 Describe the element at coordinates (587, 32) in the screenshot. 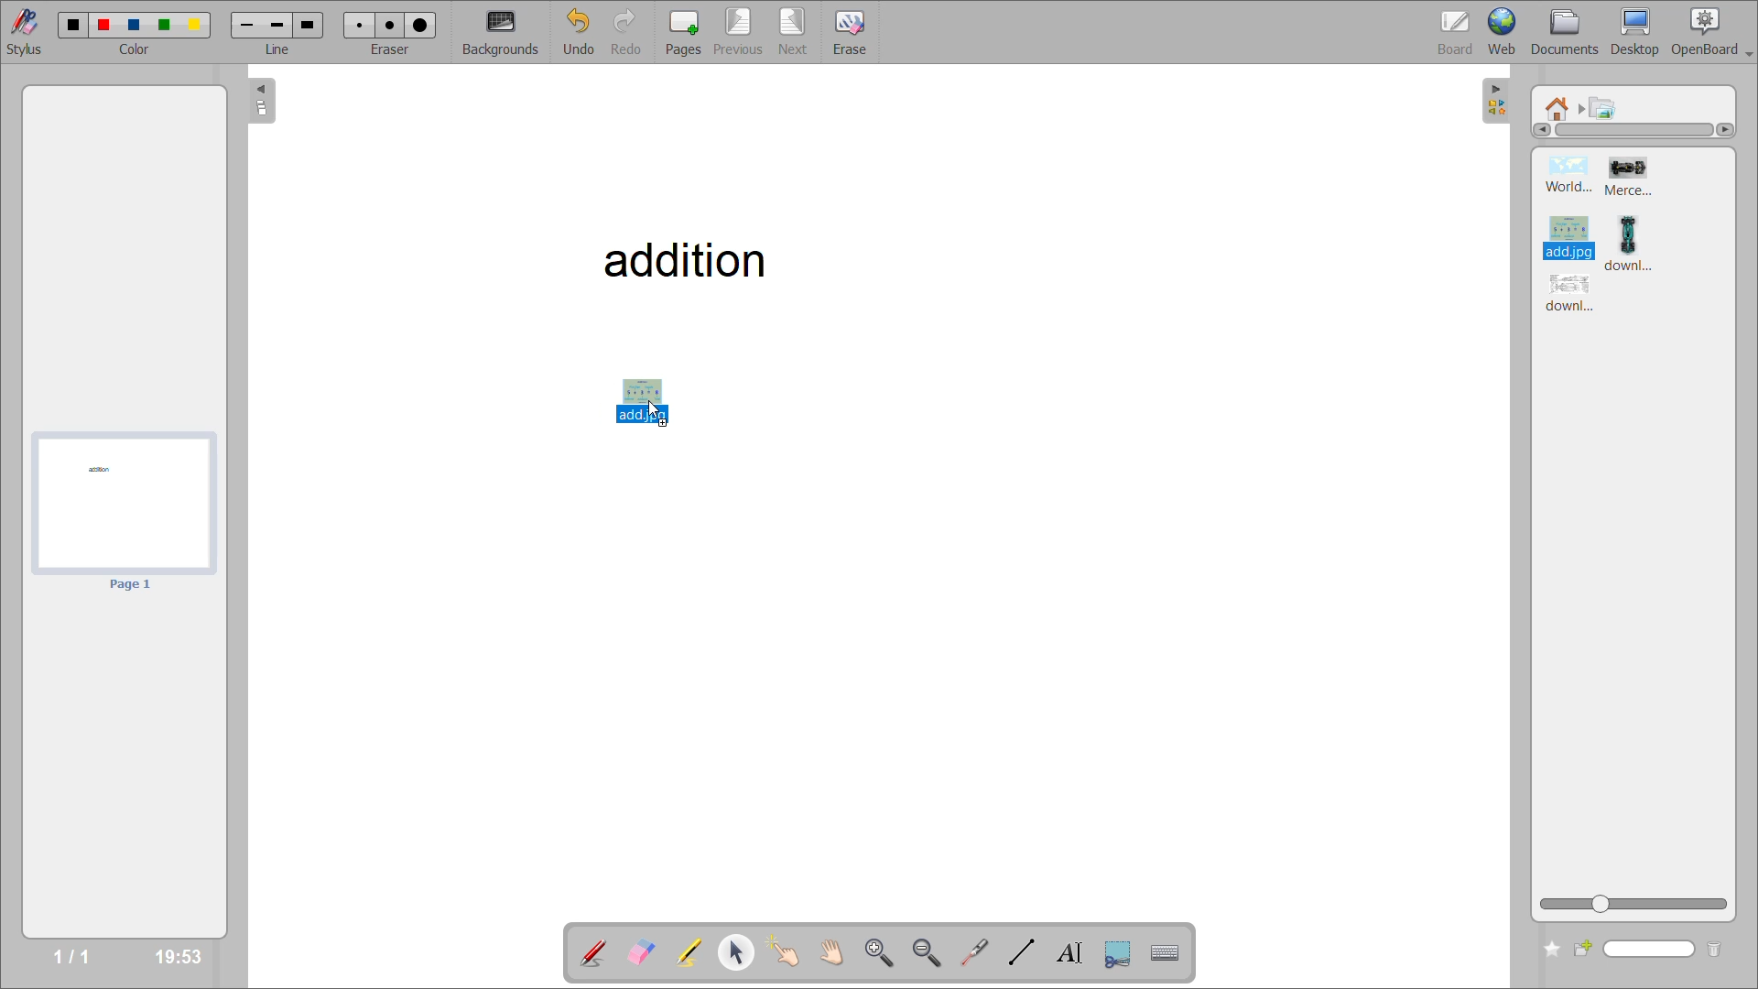

I see `undo` at that location.